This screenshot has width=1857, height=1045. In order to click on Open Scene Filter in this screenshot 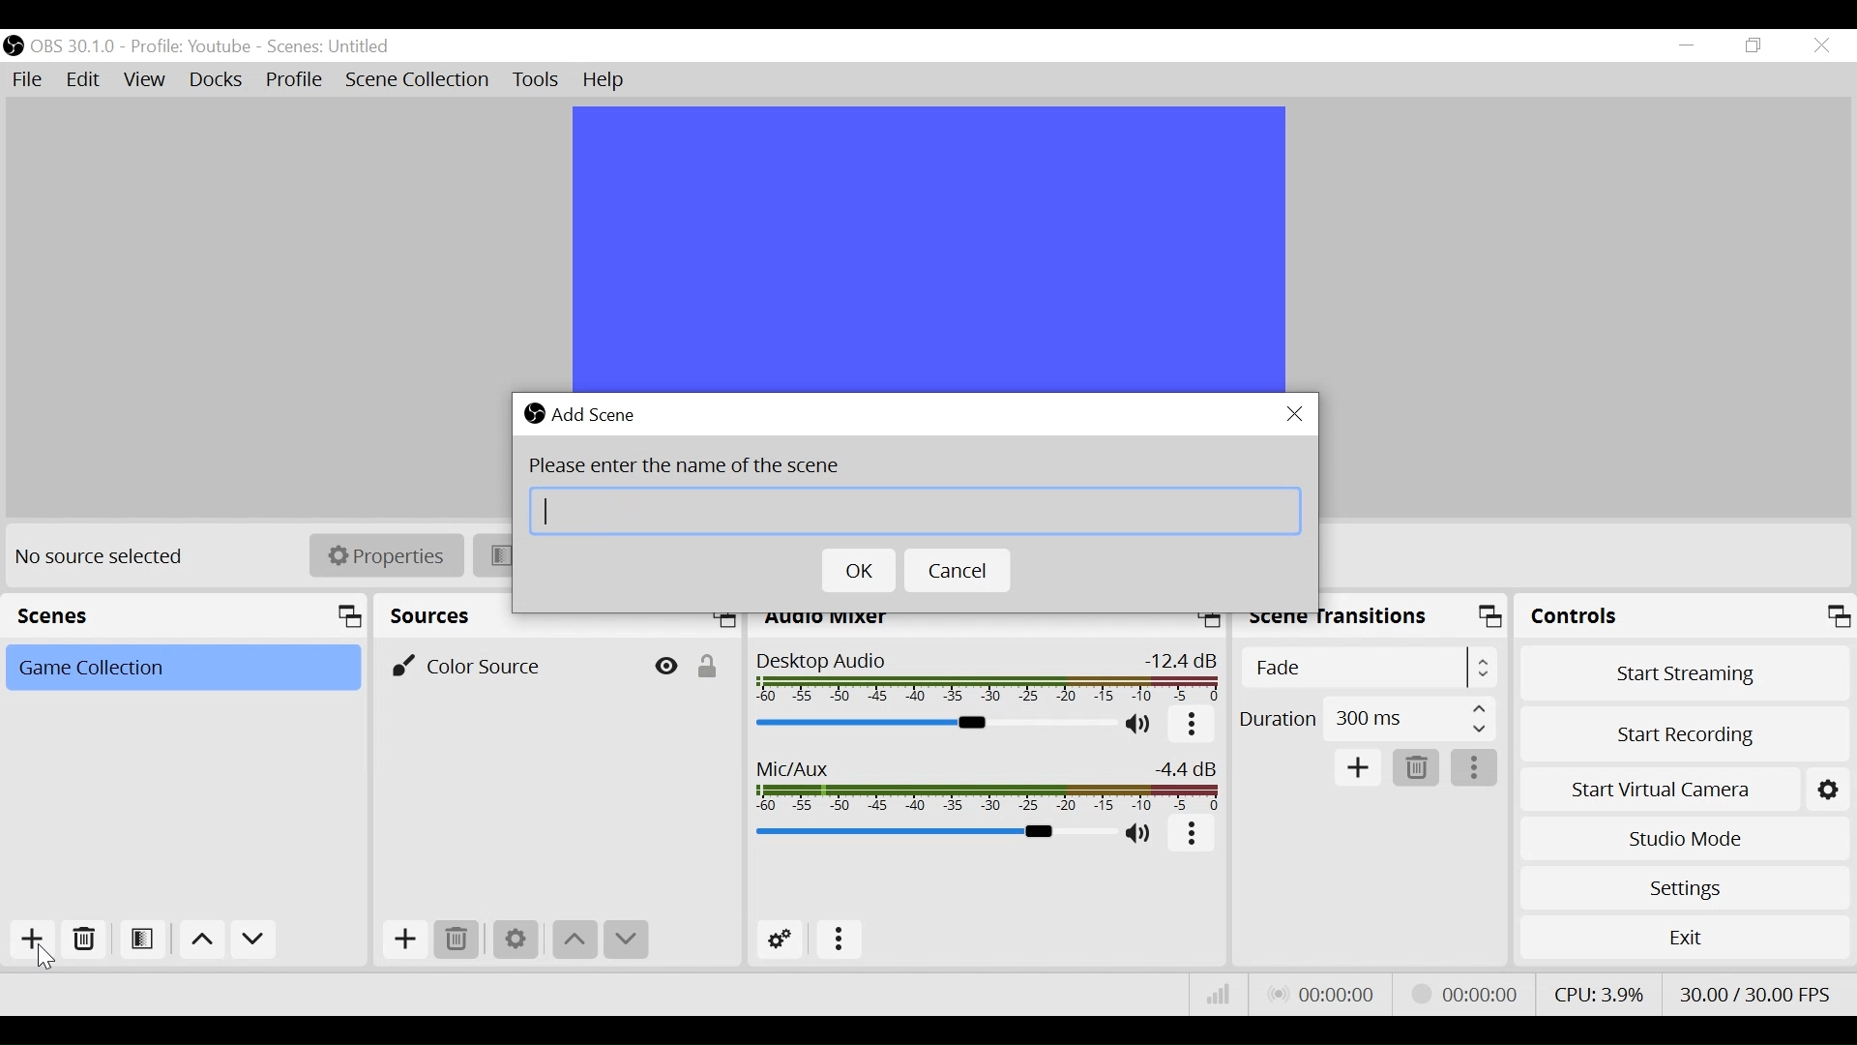, I will do `click(144, 941)`.